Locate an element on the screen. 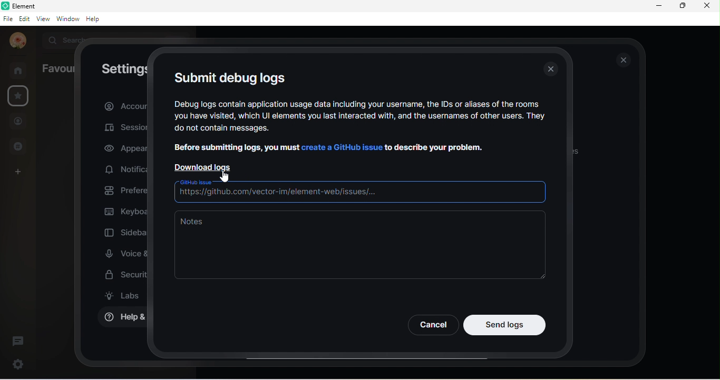  create a space is located at coordinates (22, 171).